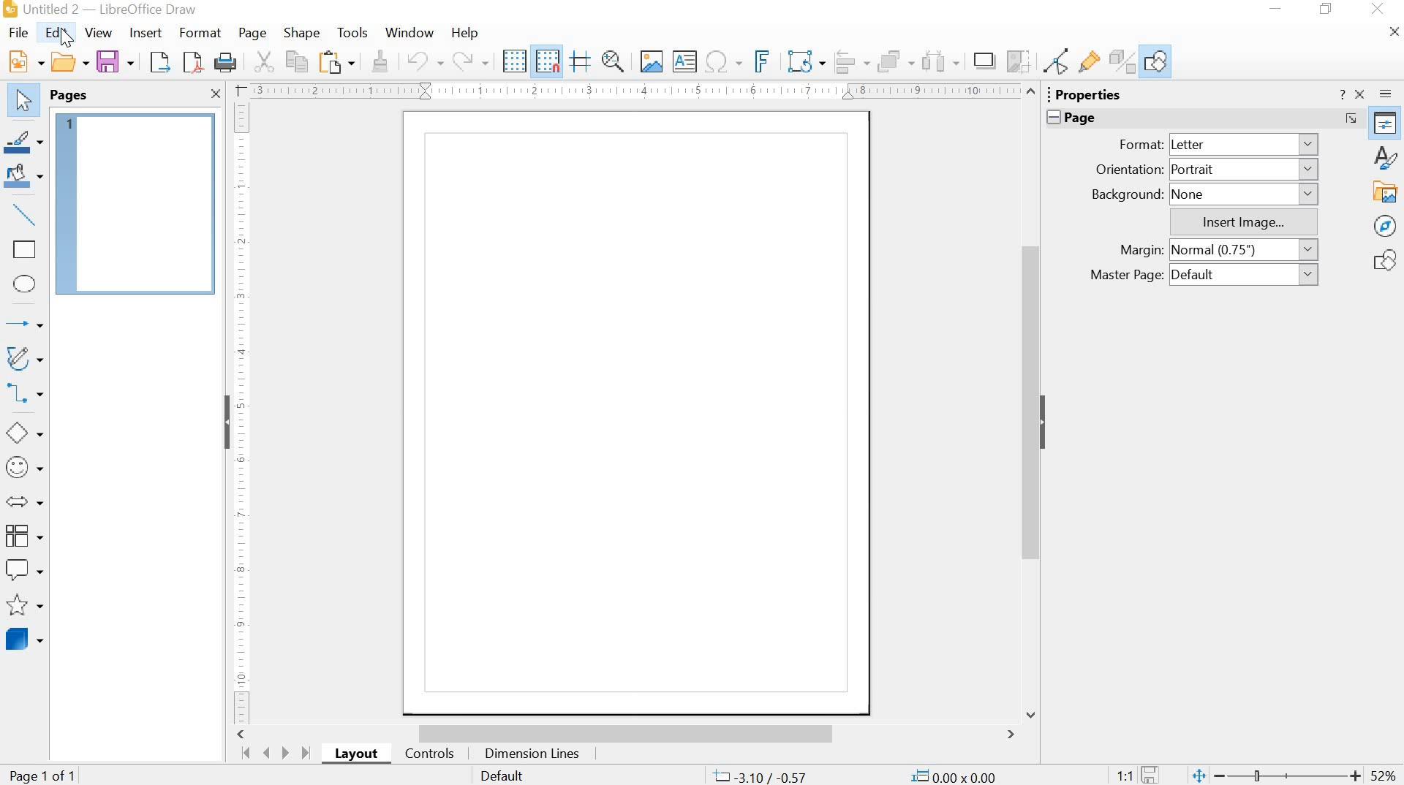 This screenshot has width=1404, height=785. Describe the element at coordinates (1084, 94) in the screenshot. I see `Properties` at that location.